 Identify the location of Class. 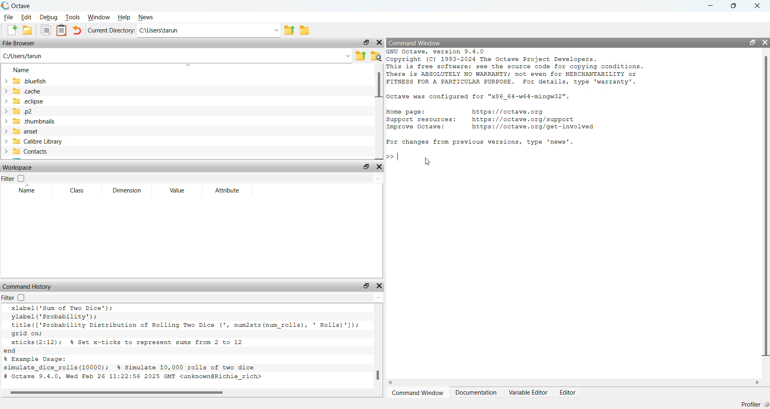
(77, 191).